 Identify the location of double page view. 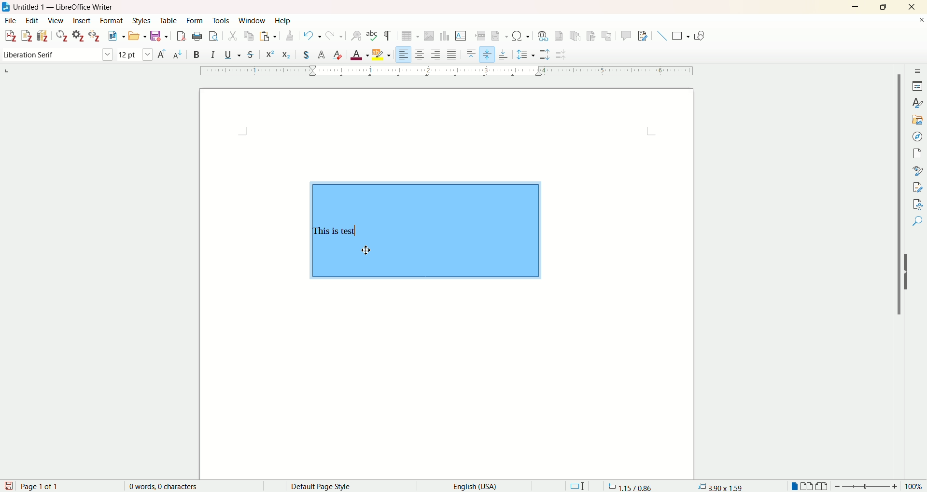
(807, 485).